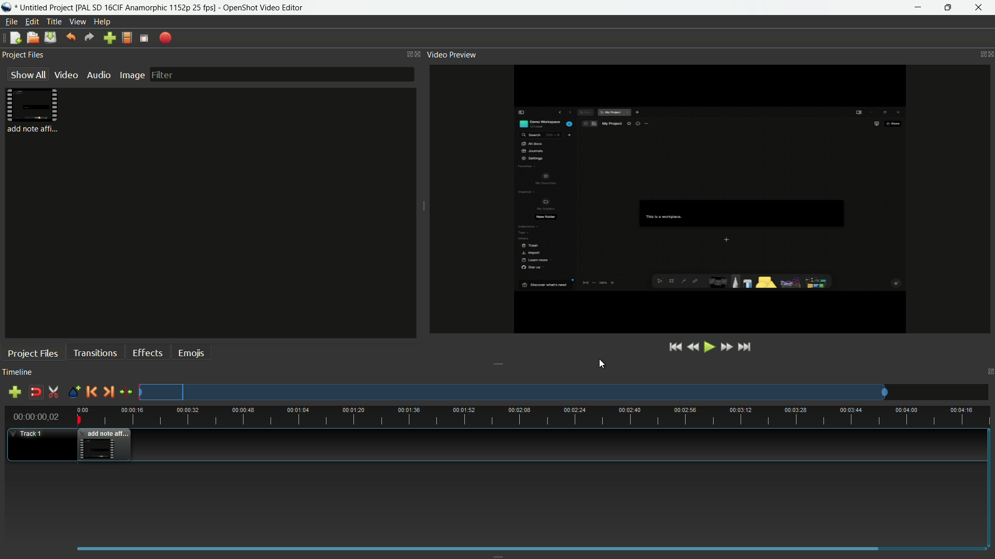  I want to click on current time, so click(34, 418).